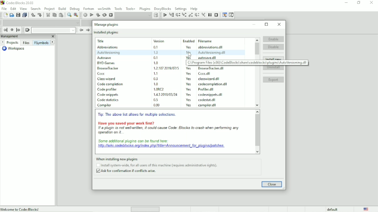 This screenshot has width=378, height=212. What do you see at coordinates (188, 47) in the screenshot?
I see `Yes` at bounding box center [188, 47].